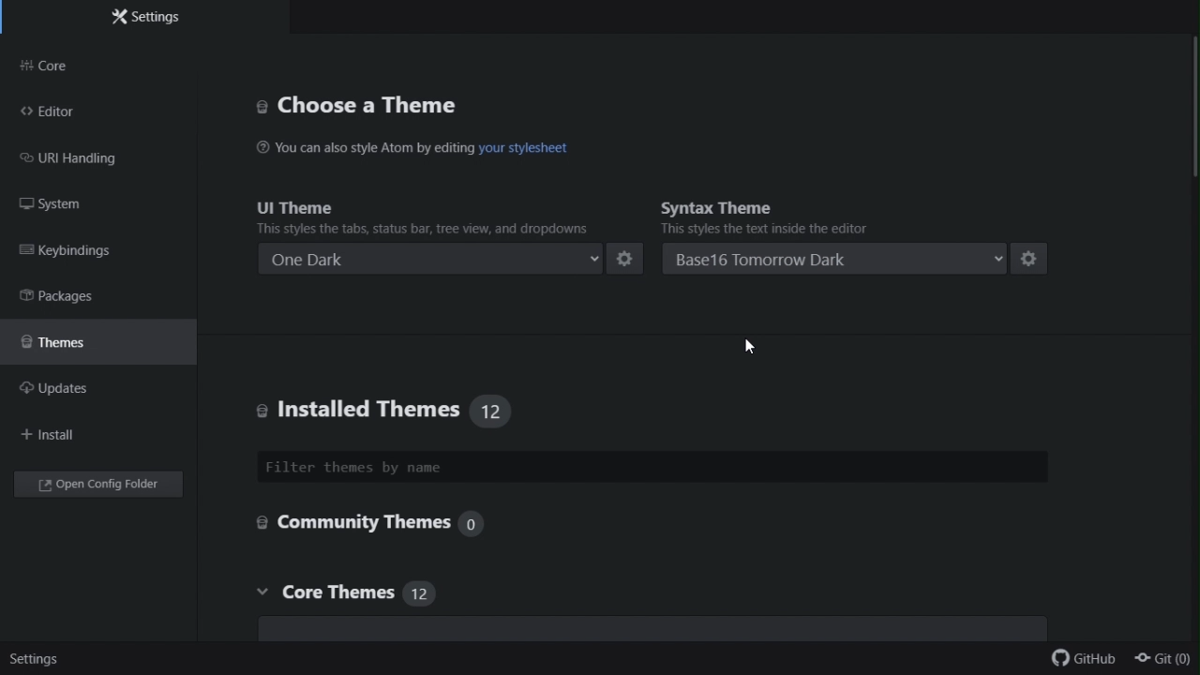 The height and width of the screenshot is (675, 1200). Describe the element at coordinates (749, 347) in the screenshot. I see `cursor` at that location.